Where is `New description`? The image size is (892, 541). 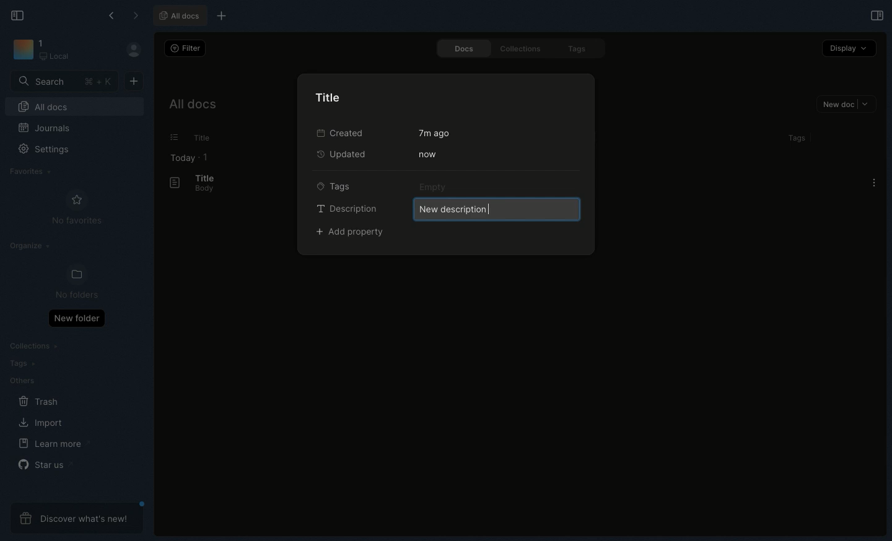 New description is located at coordinates (495, 209).